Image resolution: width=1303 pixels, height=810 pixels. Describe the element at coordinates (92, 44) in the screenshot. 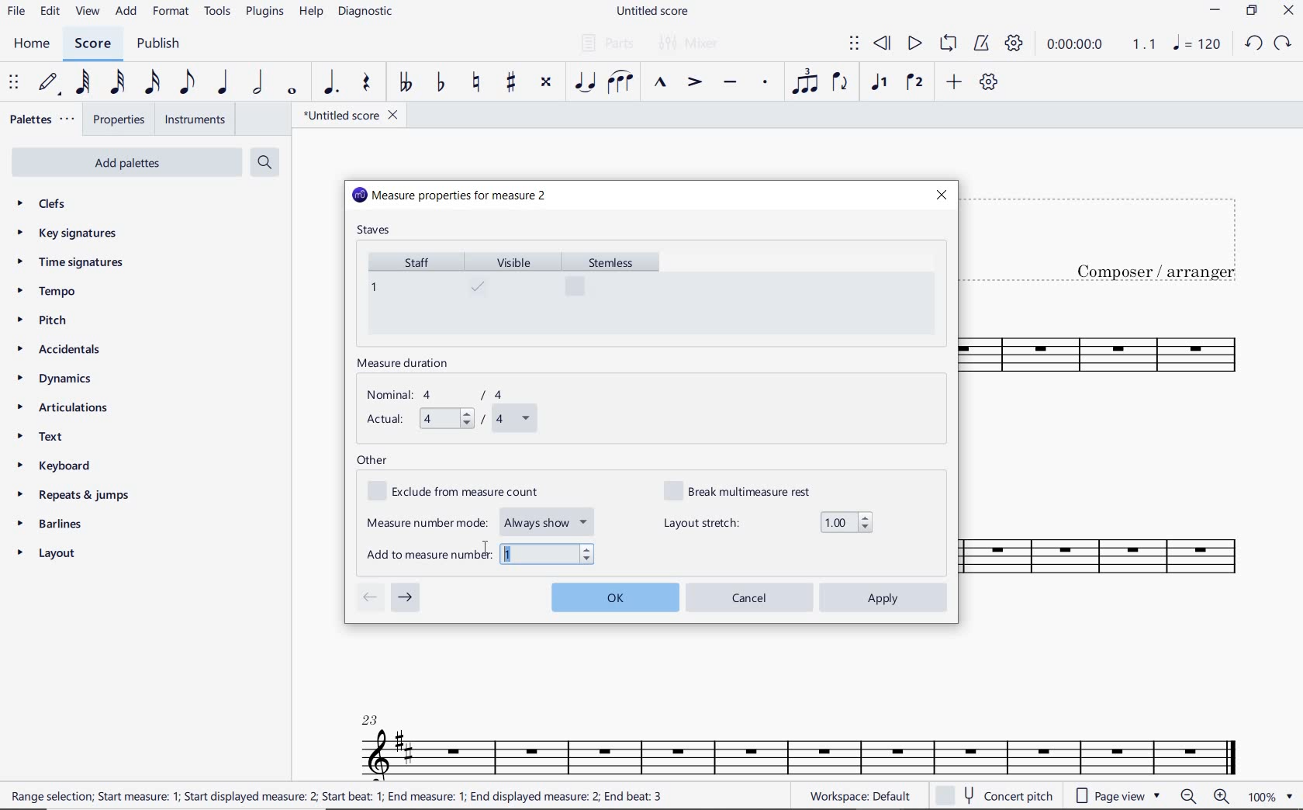

I see `SCORE` at that location.